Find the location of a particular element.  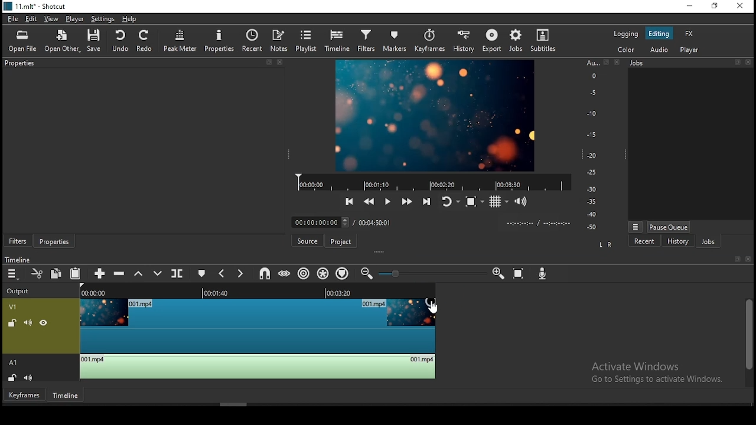

restore is located at coordinates (715, 6).